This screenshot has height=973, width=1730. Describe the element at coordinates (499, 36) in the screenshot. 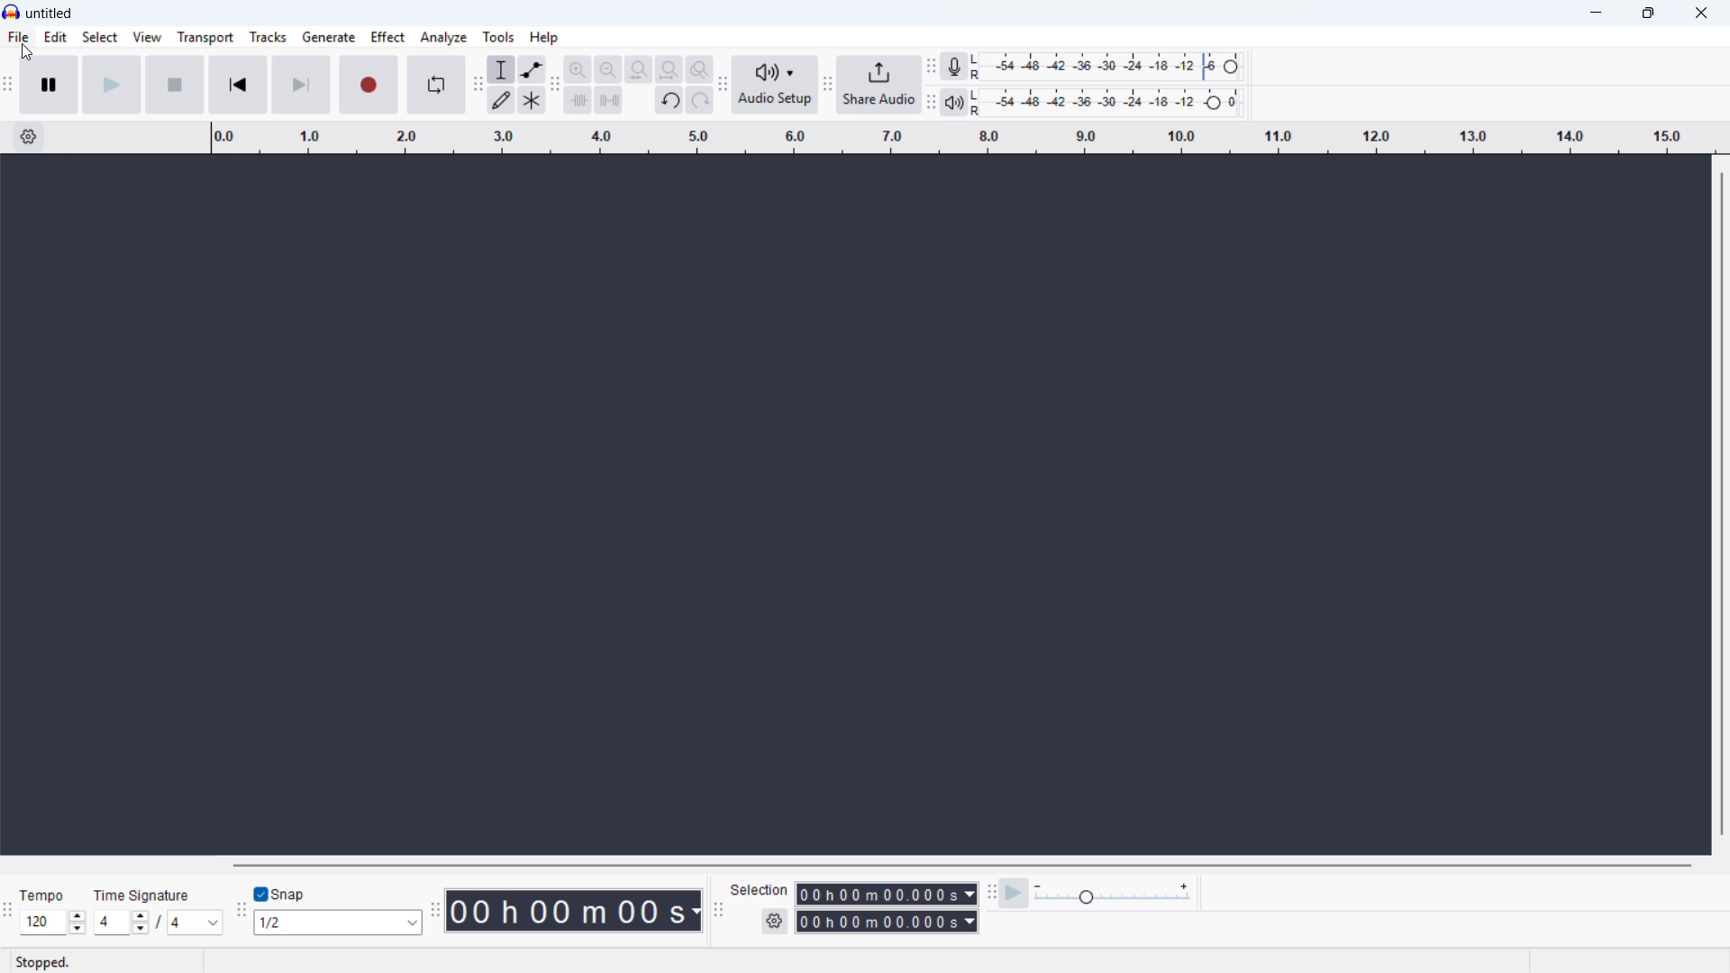

I see `Tools ` at that location.